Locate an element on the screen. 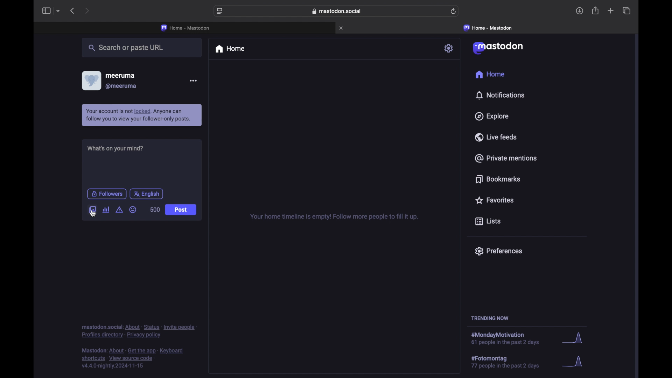 The height and width of the screenshot is (378, 672). followers is located at coordinates (106, 194).